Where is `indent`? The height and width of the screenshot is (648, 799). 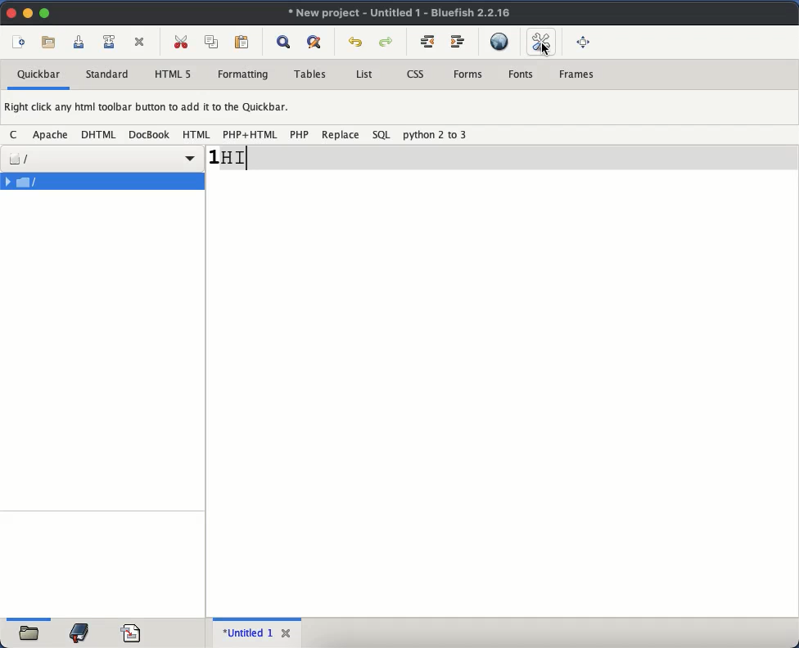 indent is located at coordinates (459, 42).